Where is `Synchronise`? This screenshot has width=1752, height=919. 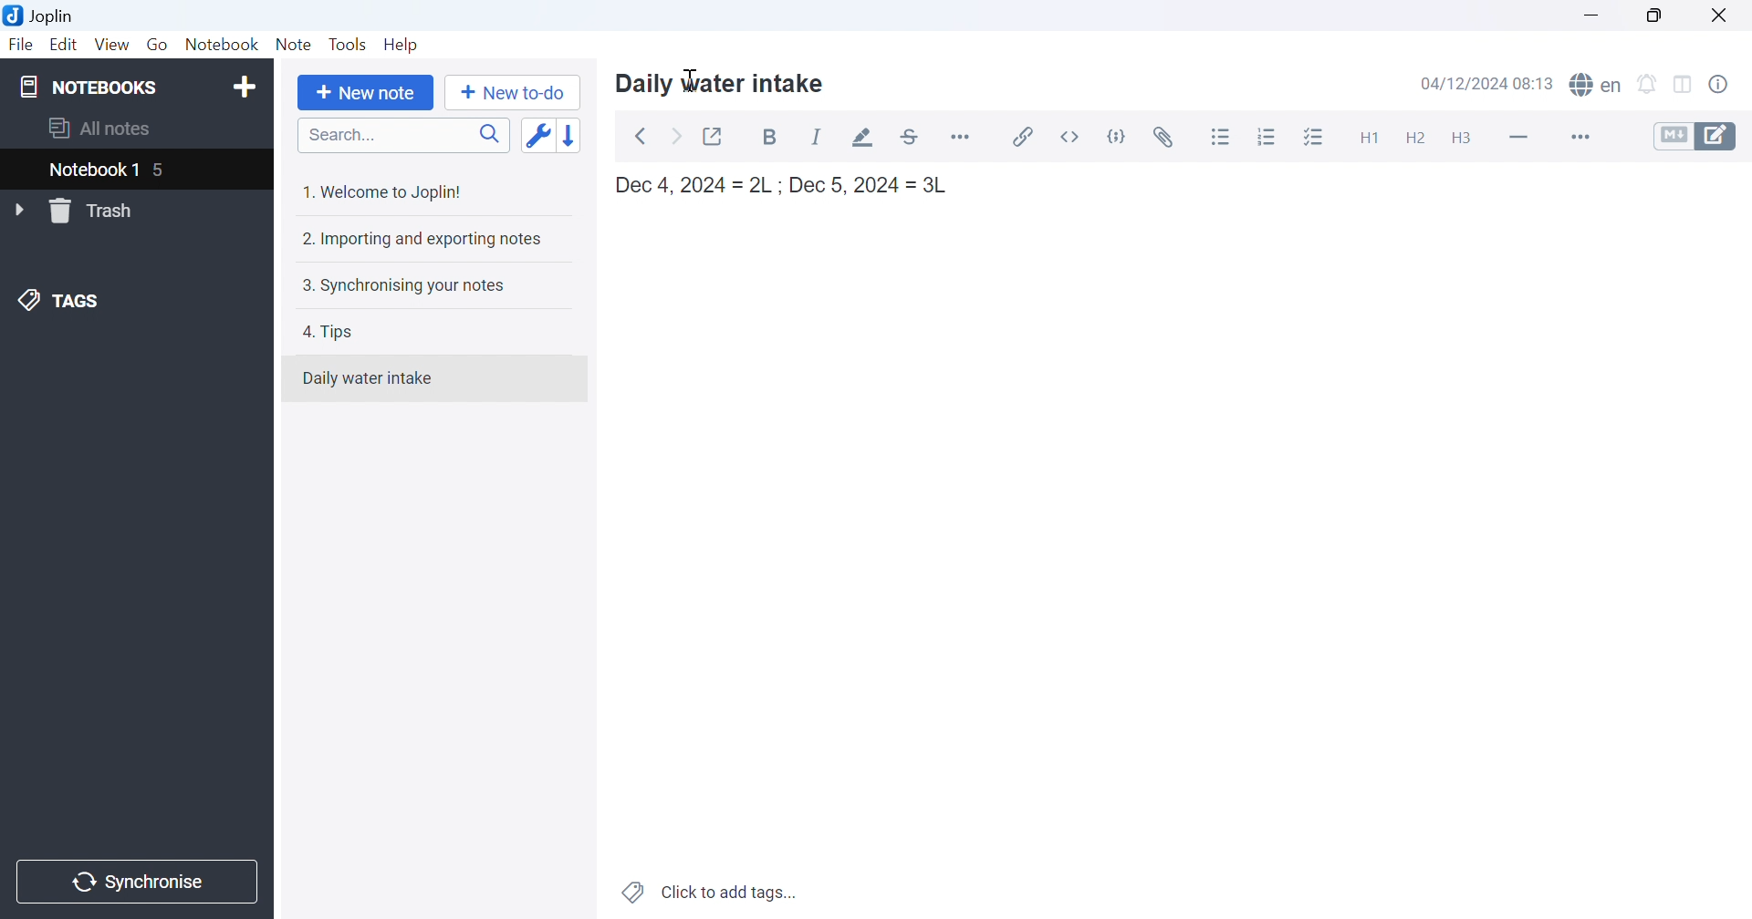
Synchronise is located at coordinates (140, 881).